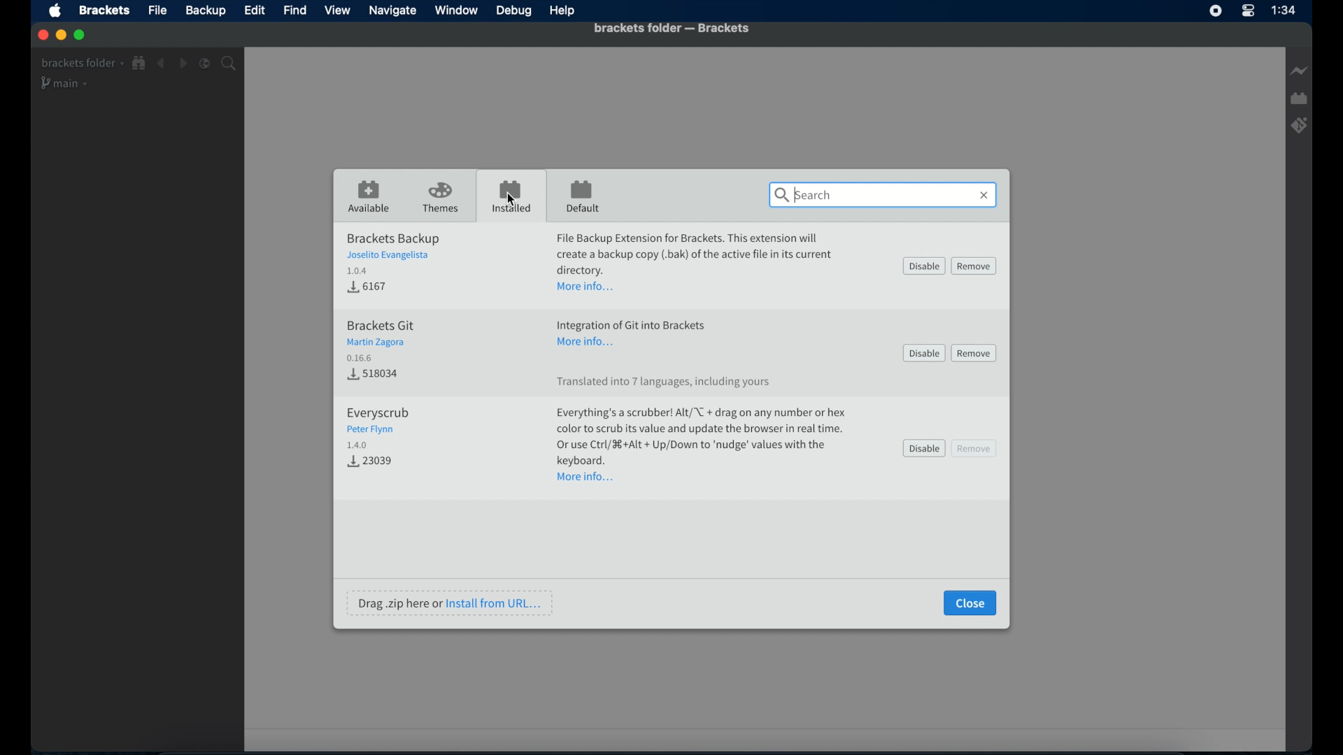 The image size is (1343, 755). I want to click on extension info, so click(633, 333).